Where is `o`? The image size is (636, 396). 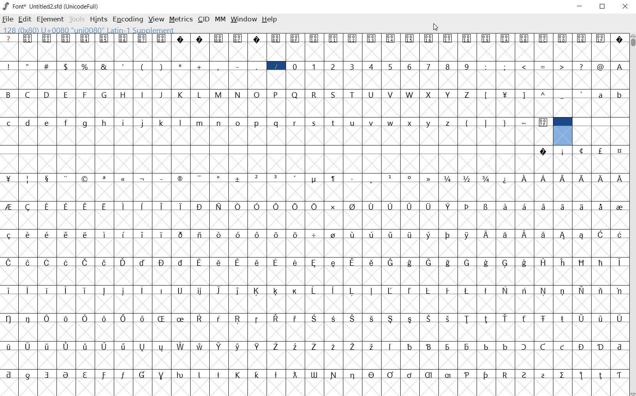
o is located at coordinates (238, 123).